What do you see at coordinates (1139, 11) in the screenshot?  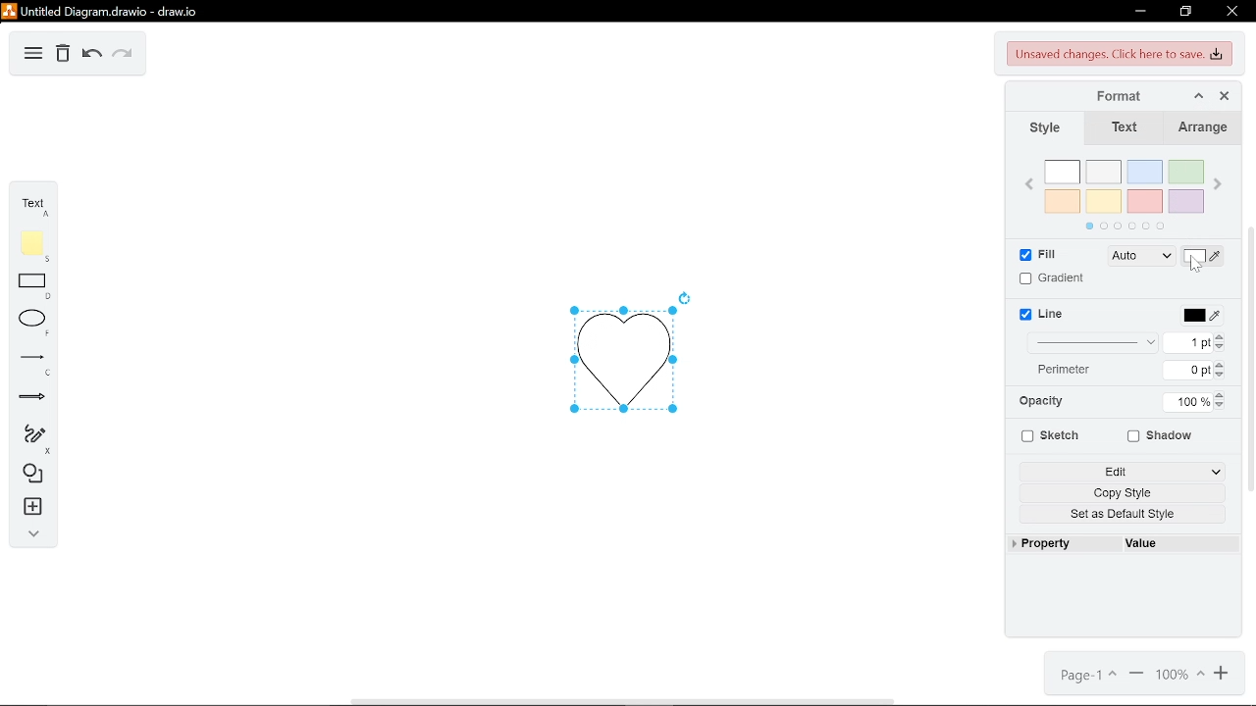 I see `minimize` at bounding box center [1139, 11].